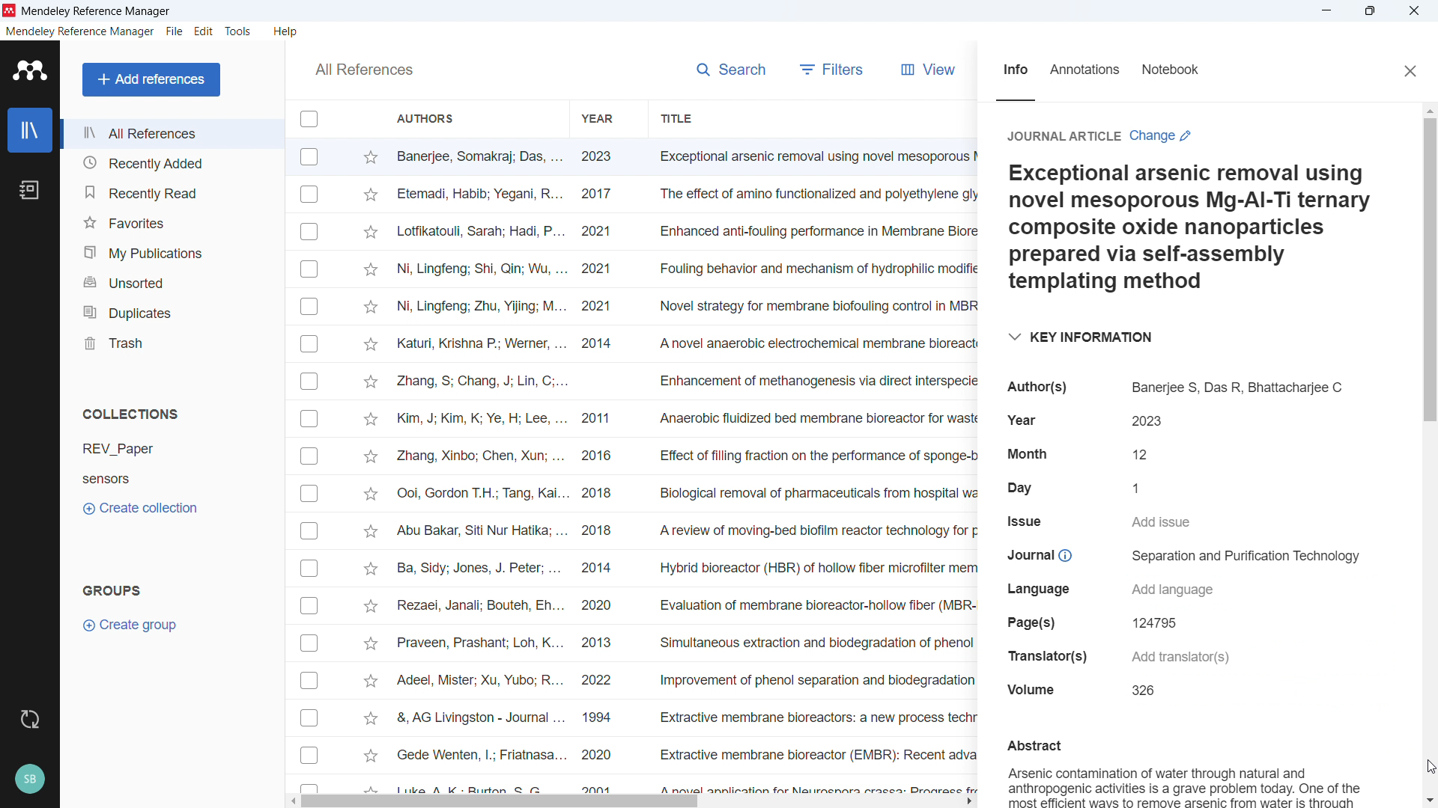  I want to click on recently read, so click(170, 193).